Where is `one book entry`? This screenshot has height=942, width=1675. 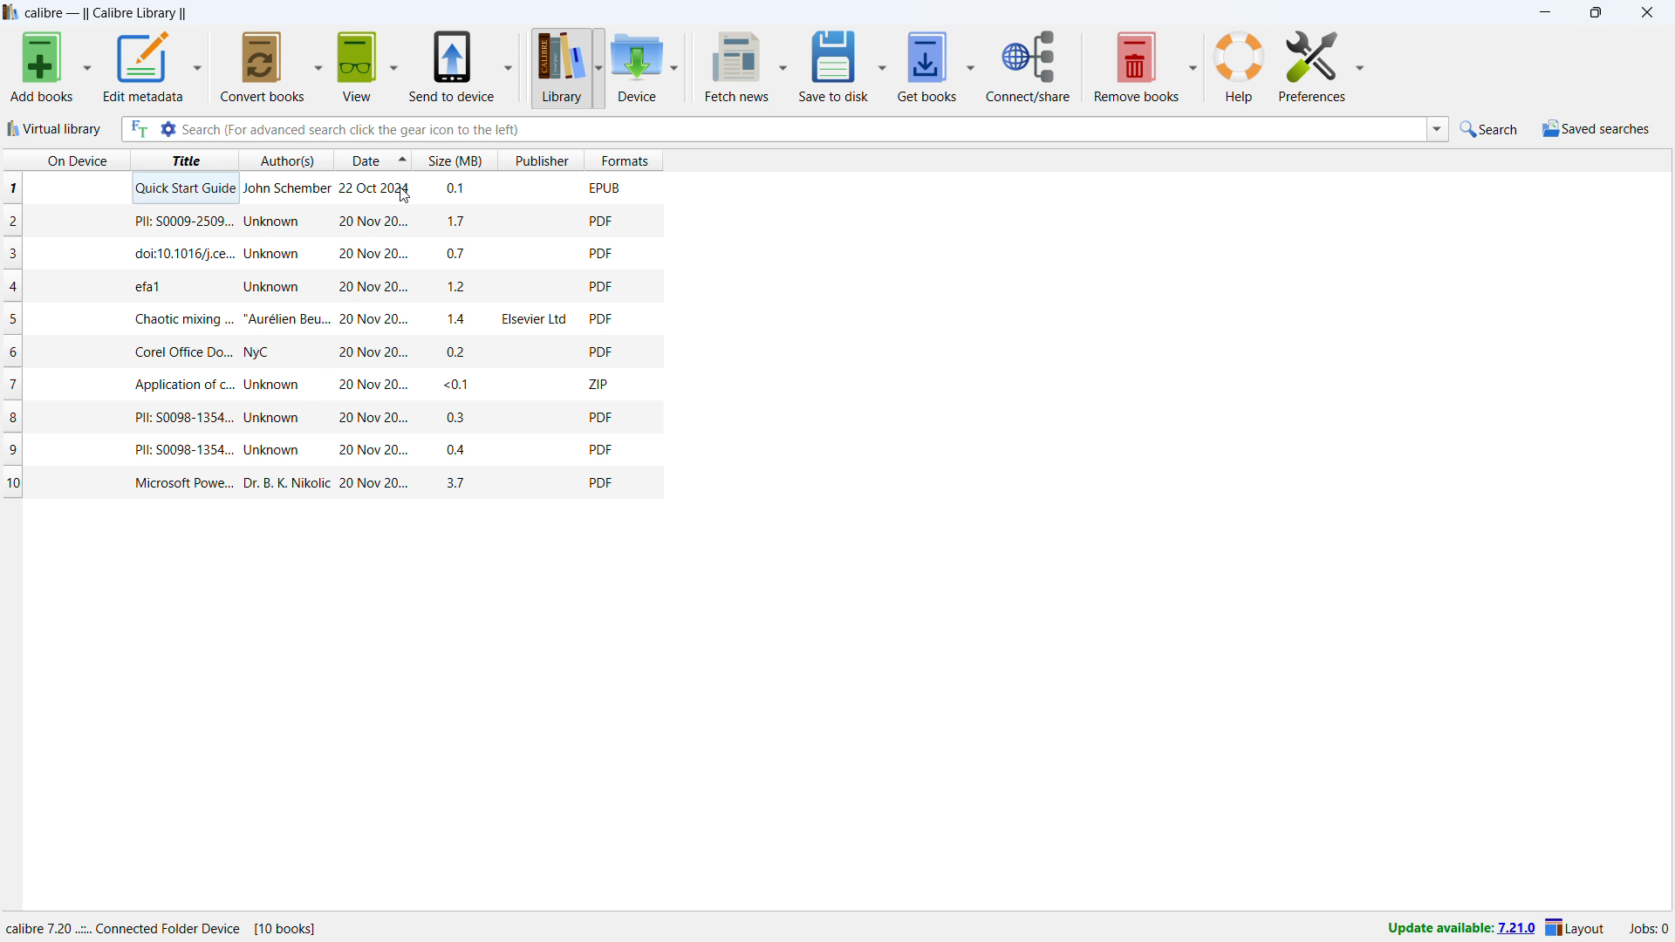
one book entry is located at coordinates (328, 318).